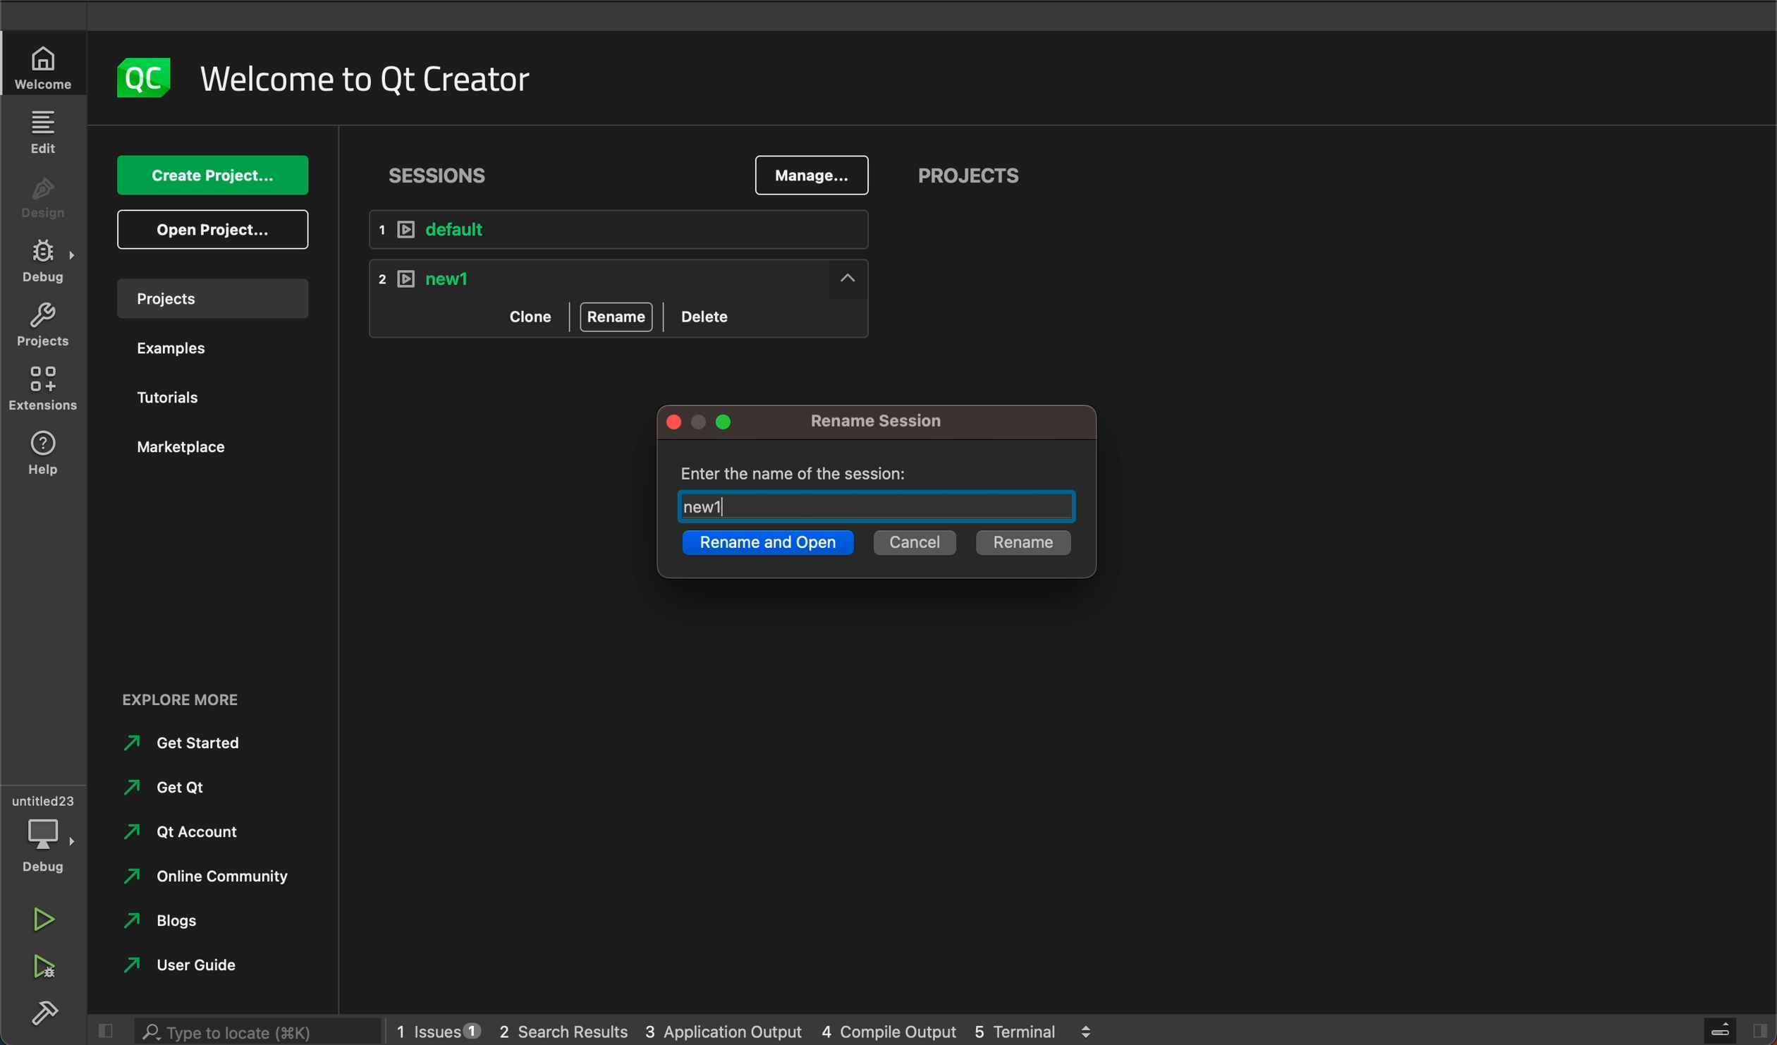  I want to click on create , so click(212, 177).